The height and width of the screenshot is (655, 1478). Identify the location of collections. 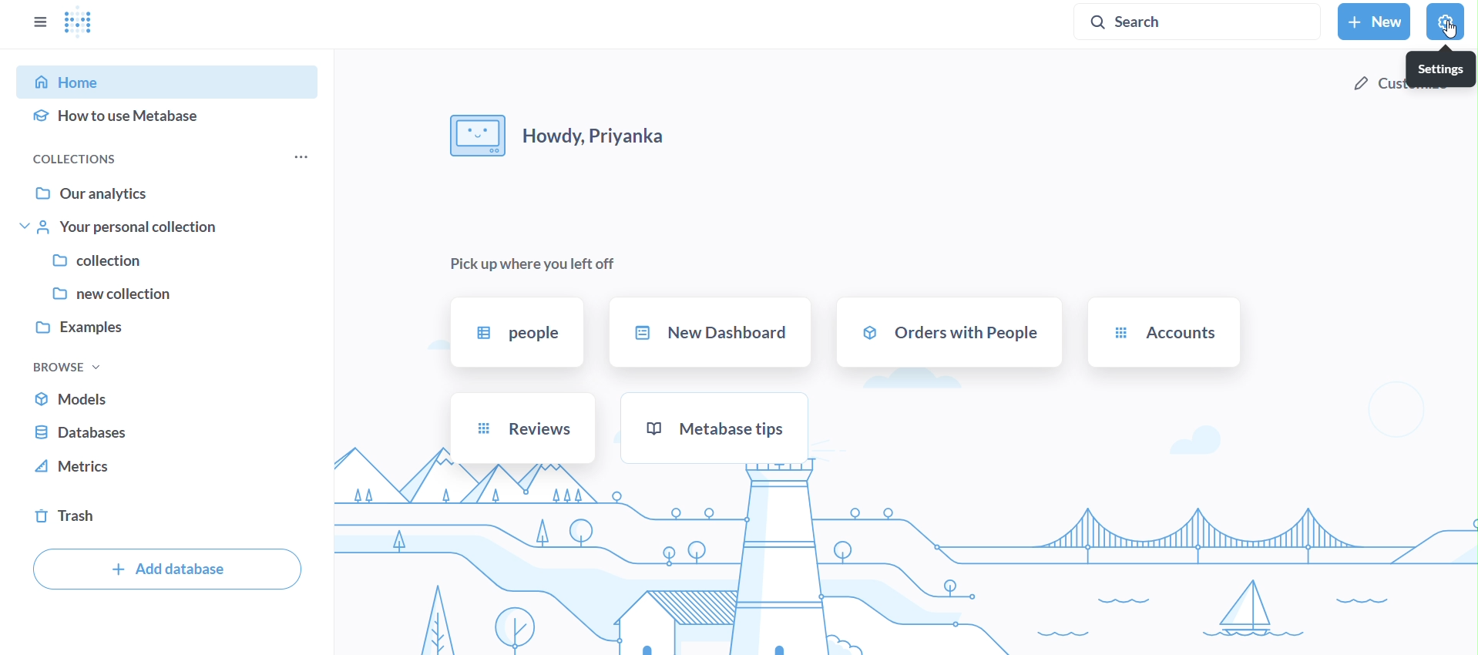
(92, 159).